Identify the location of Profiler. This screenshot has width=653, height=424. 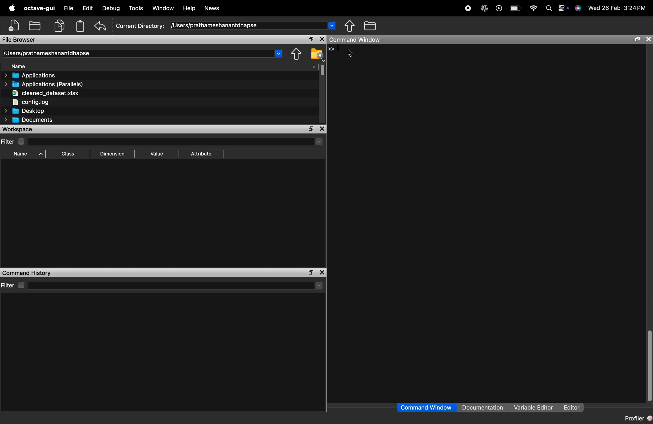
(638, 419).